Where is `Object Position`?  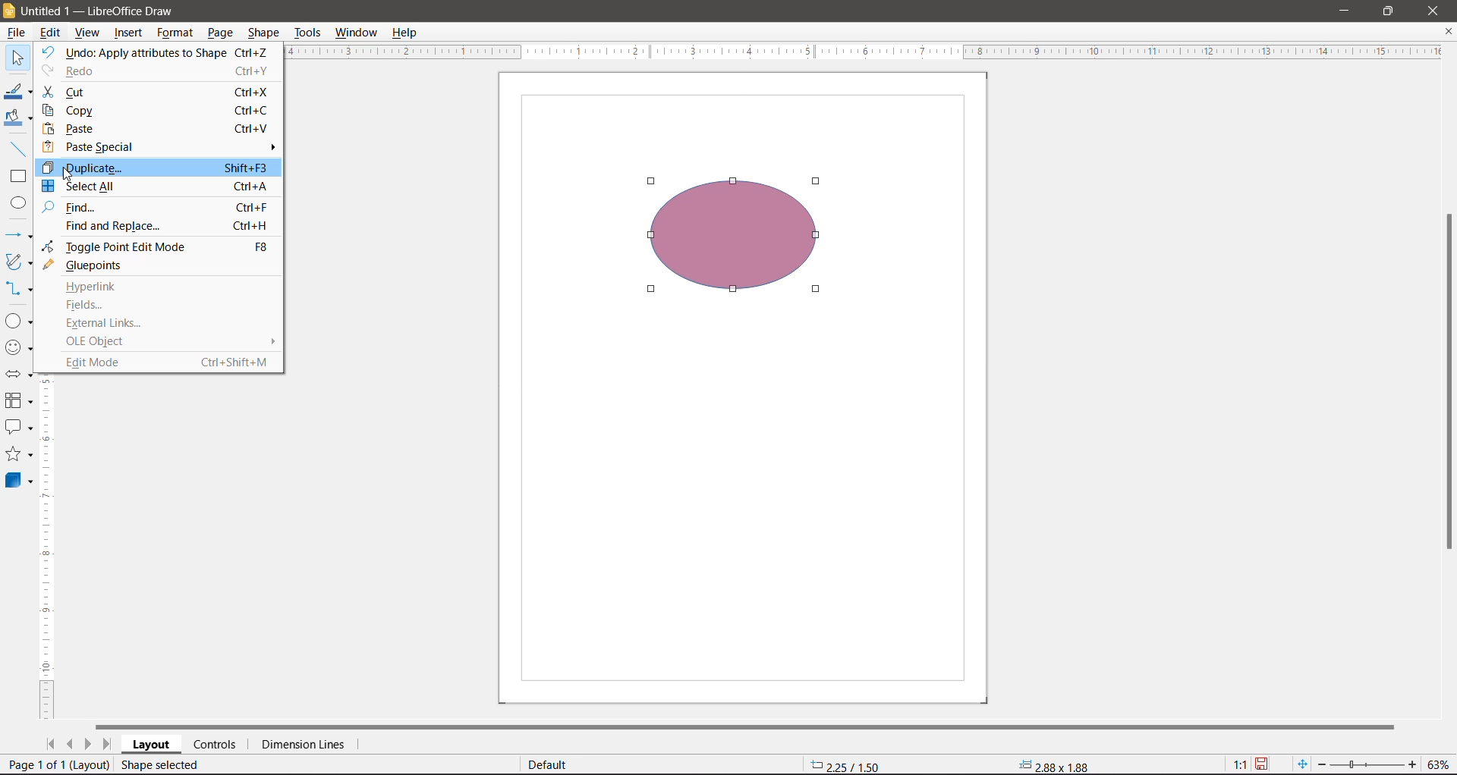
Object Position is located at coordinates (845, 764).